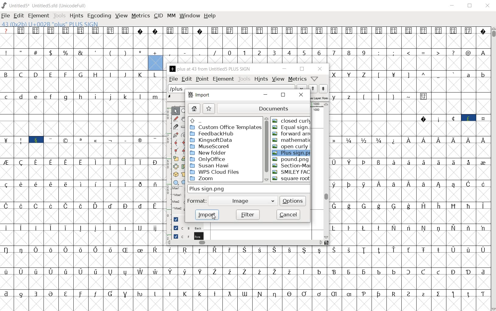 Image resolution: width=496 pixels, height=311 pixels. Describe the element at coordinates (364, 257) in the screenshot. I see `` at that location.